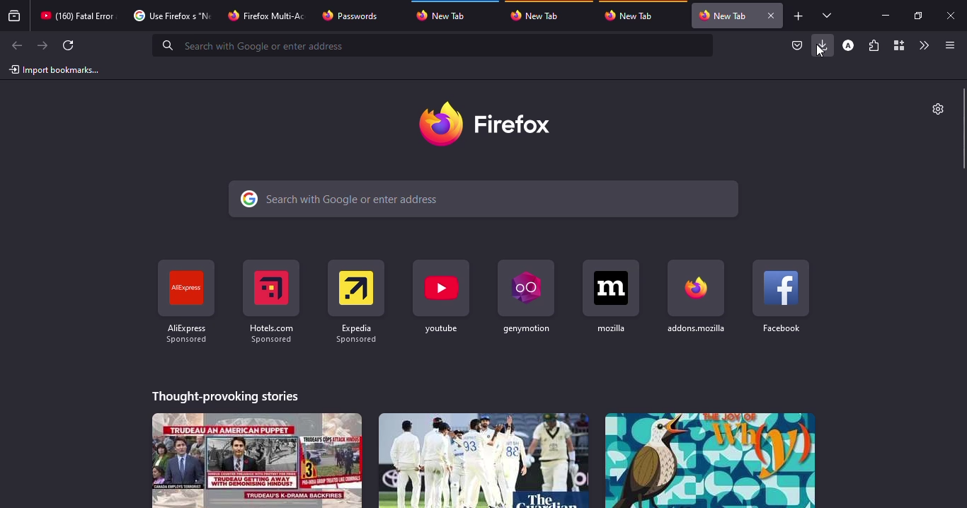 The image size is (967, 508). I want to click on maximize, so click(917, 16).